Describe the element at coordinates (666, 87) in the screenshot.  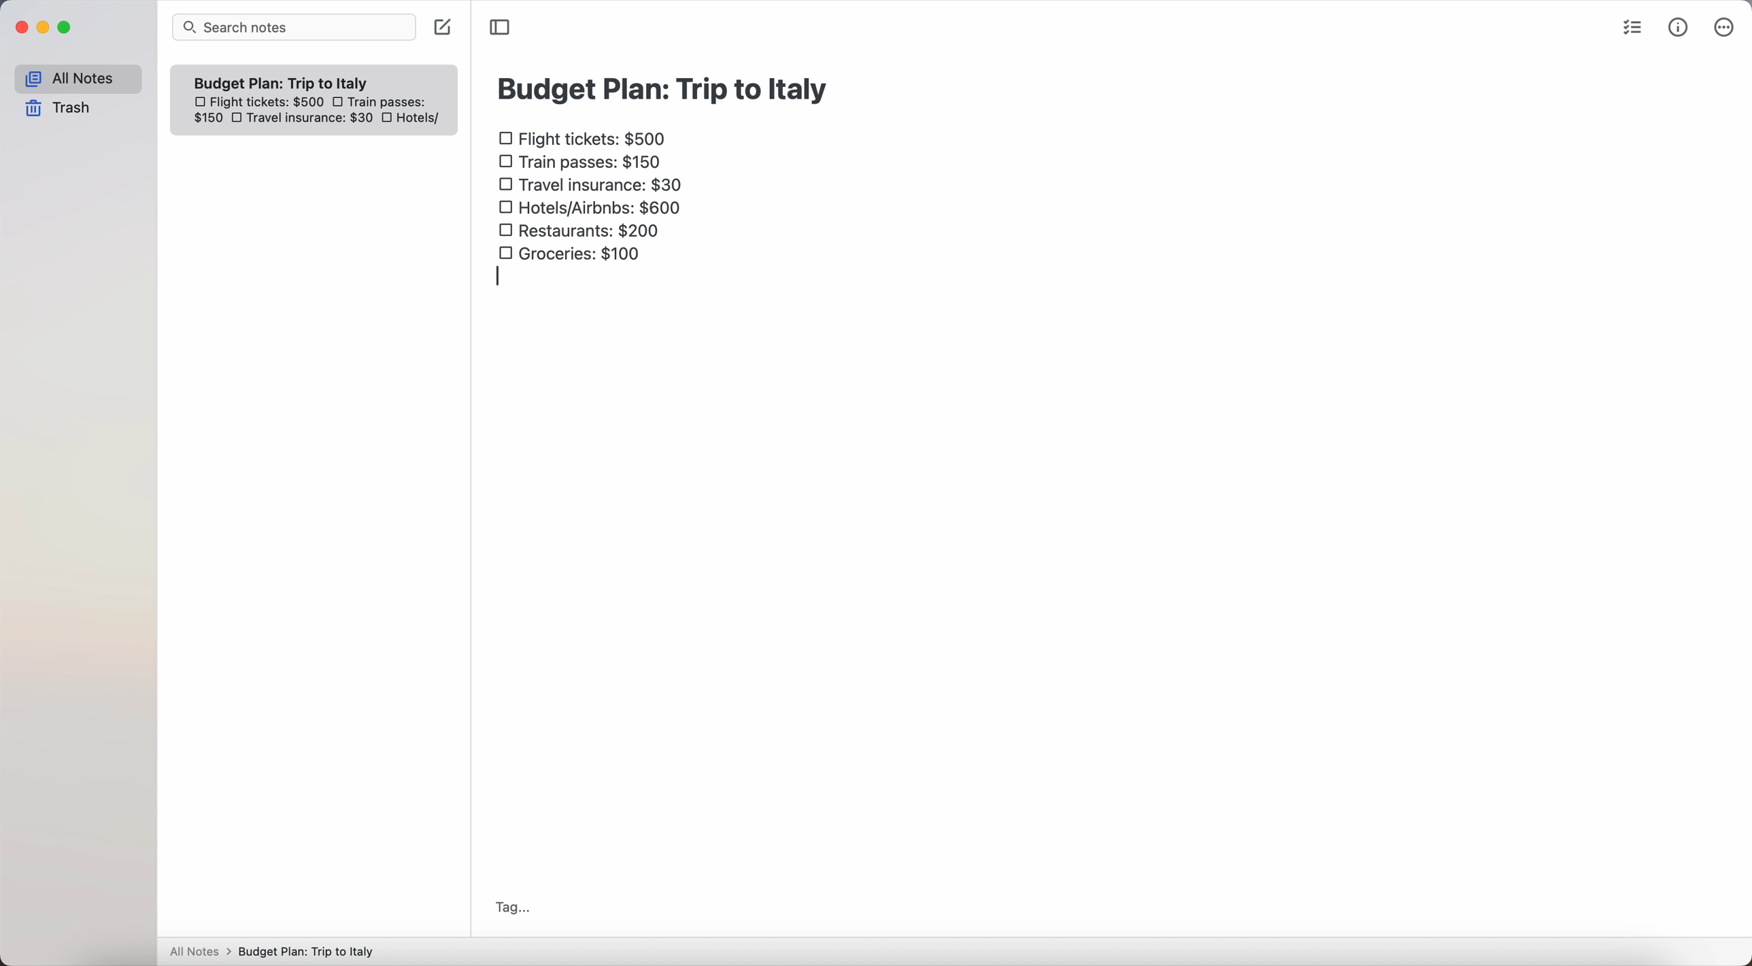
I see `budget plan: trip to Italy` at that location.